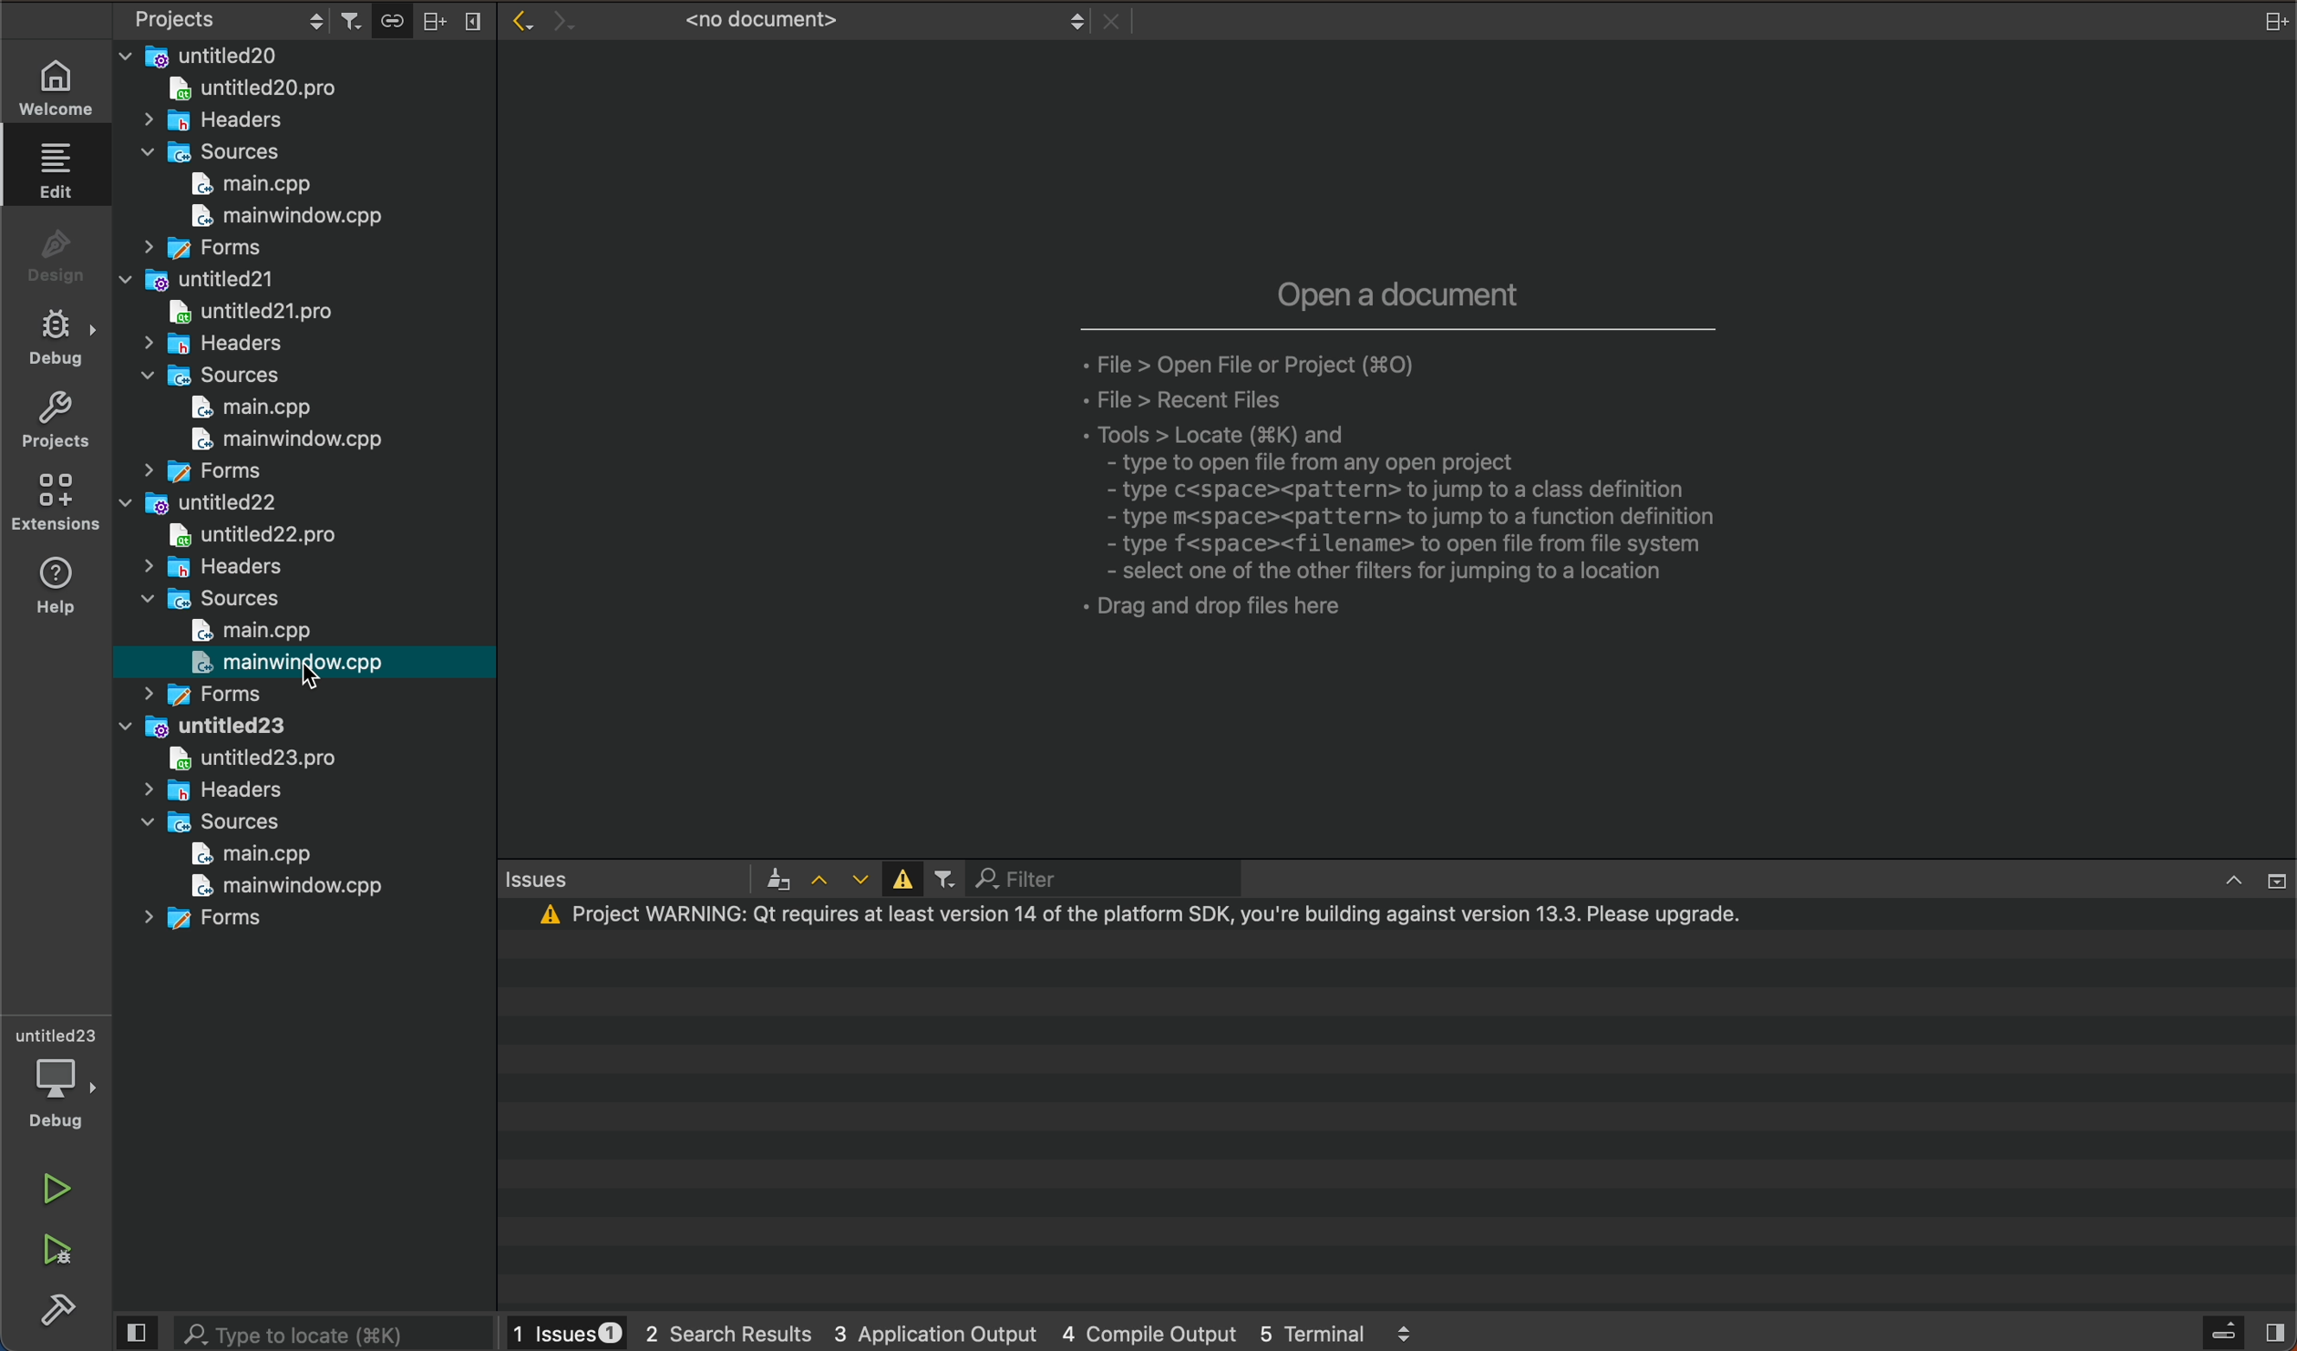  What do you see at coordinates (1112, 23) in the screenshot?
I see `close tab` at bounding box center [1112, 23].